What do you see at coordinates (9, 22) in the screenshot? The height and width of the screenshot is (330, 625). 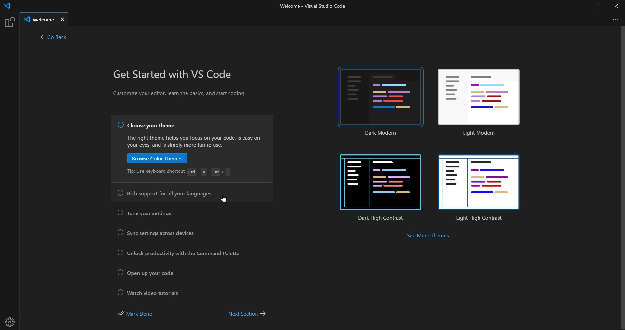 I see `extensions` at bounding box center [9, 22].